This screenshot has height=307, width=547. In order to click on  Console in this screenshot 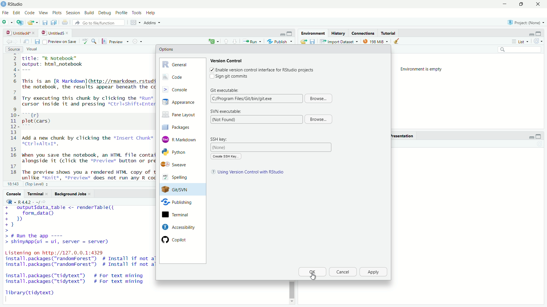, I will do `click(182, 89)`.